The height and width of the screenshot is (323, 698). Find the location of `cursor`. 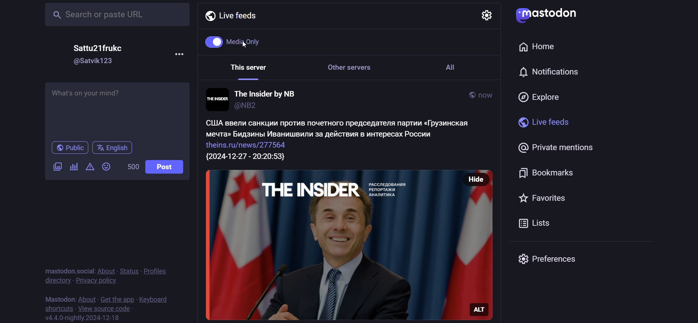

cursor is located at coordinates (246, 45).